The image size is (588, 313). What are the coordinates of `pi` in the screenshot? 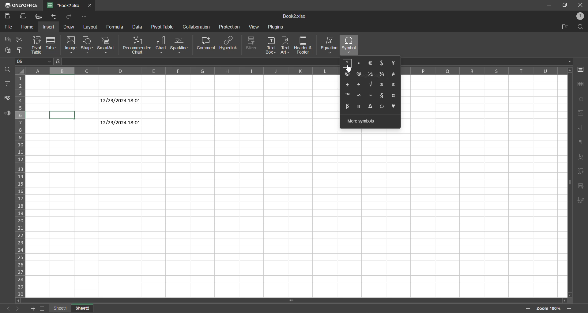 It's located at (360, 107).